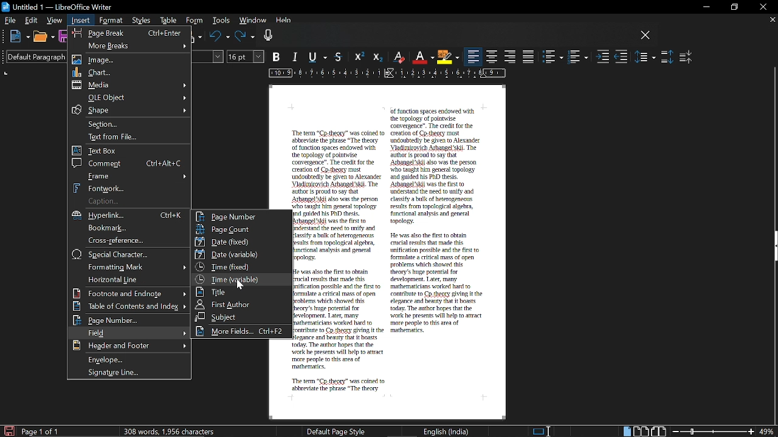 The height and width of the screenshot is (437, 778). What do you see at coordinates (714, 432) in the screenshot?
I see `Zoom change` at bounding box center [714, 432].